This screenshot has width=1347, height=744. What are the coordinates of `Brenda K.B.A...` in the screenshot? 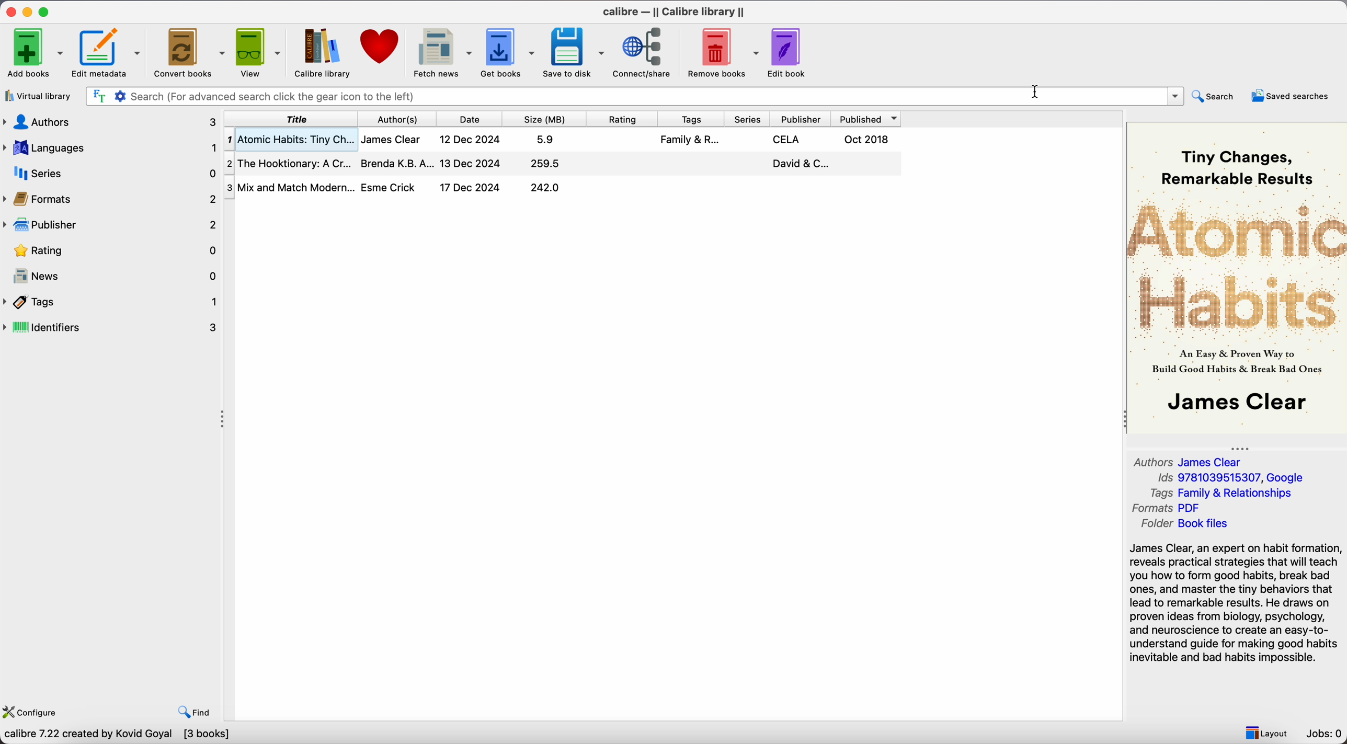 It's located at (397, 163).